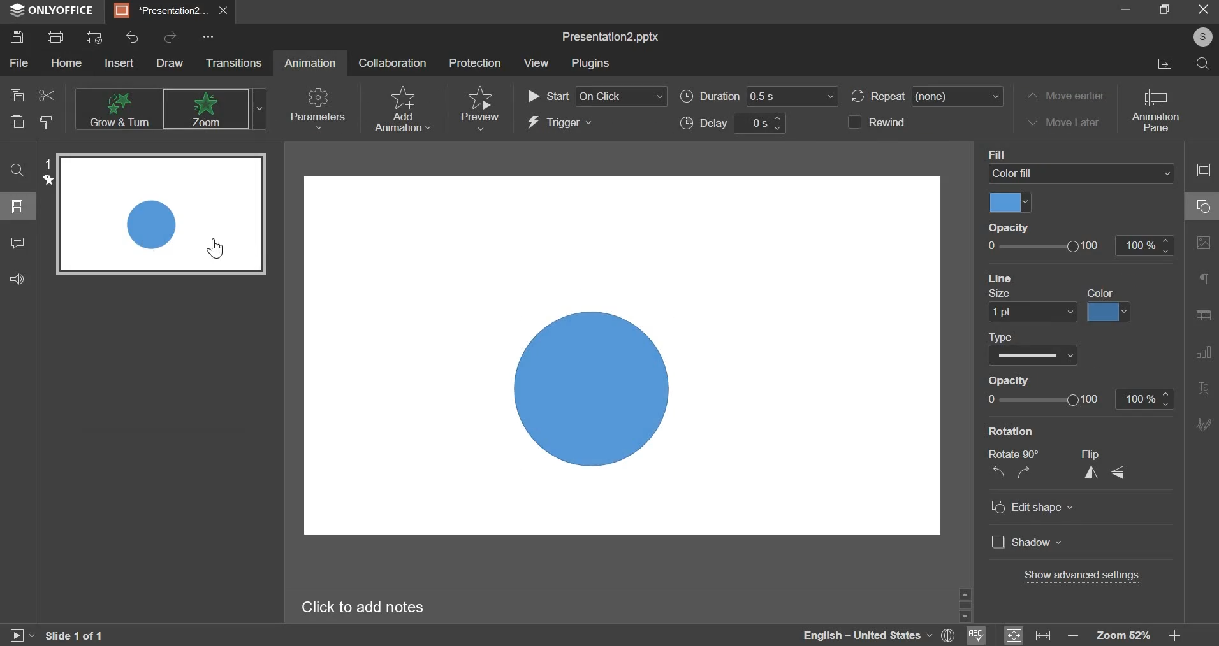  Describe the element at coordinates (1204, 64) in the screenshot. I see `search` at that location.